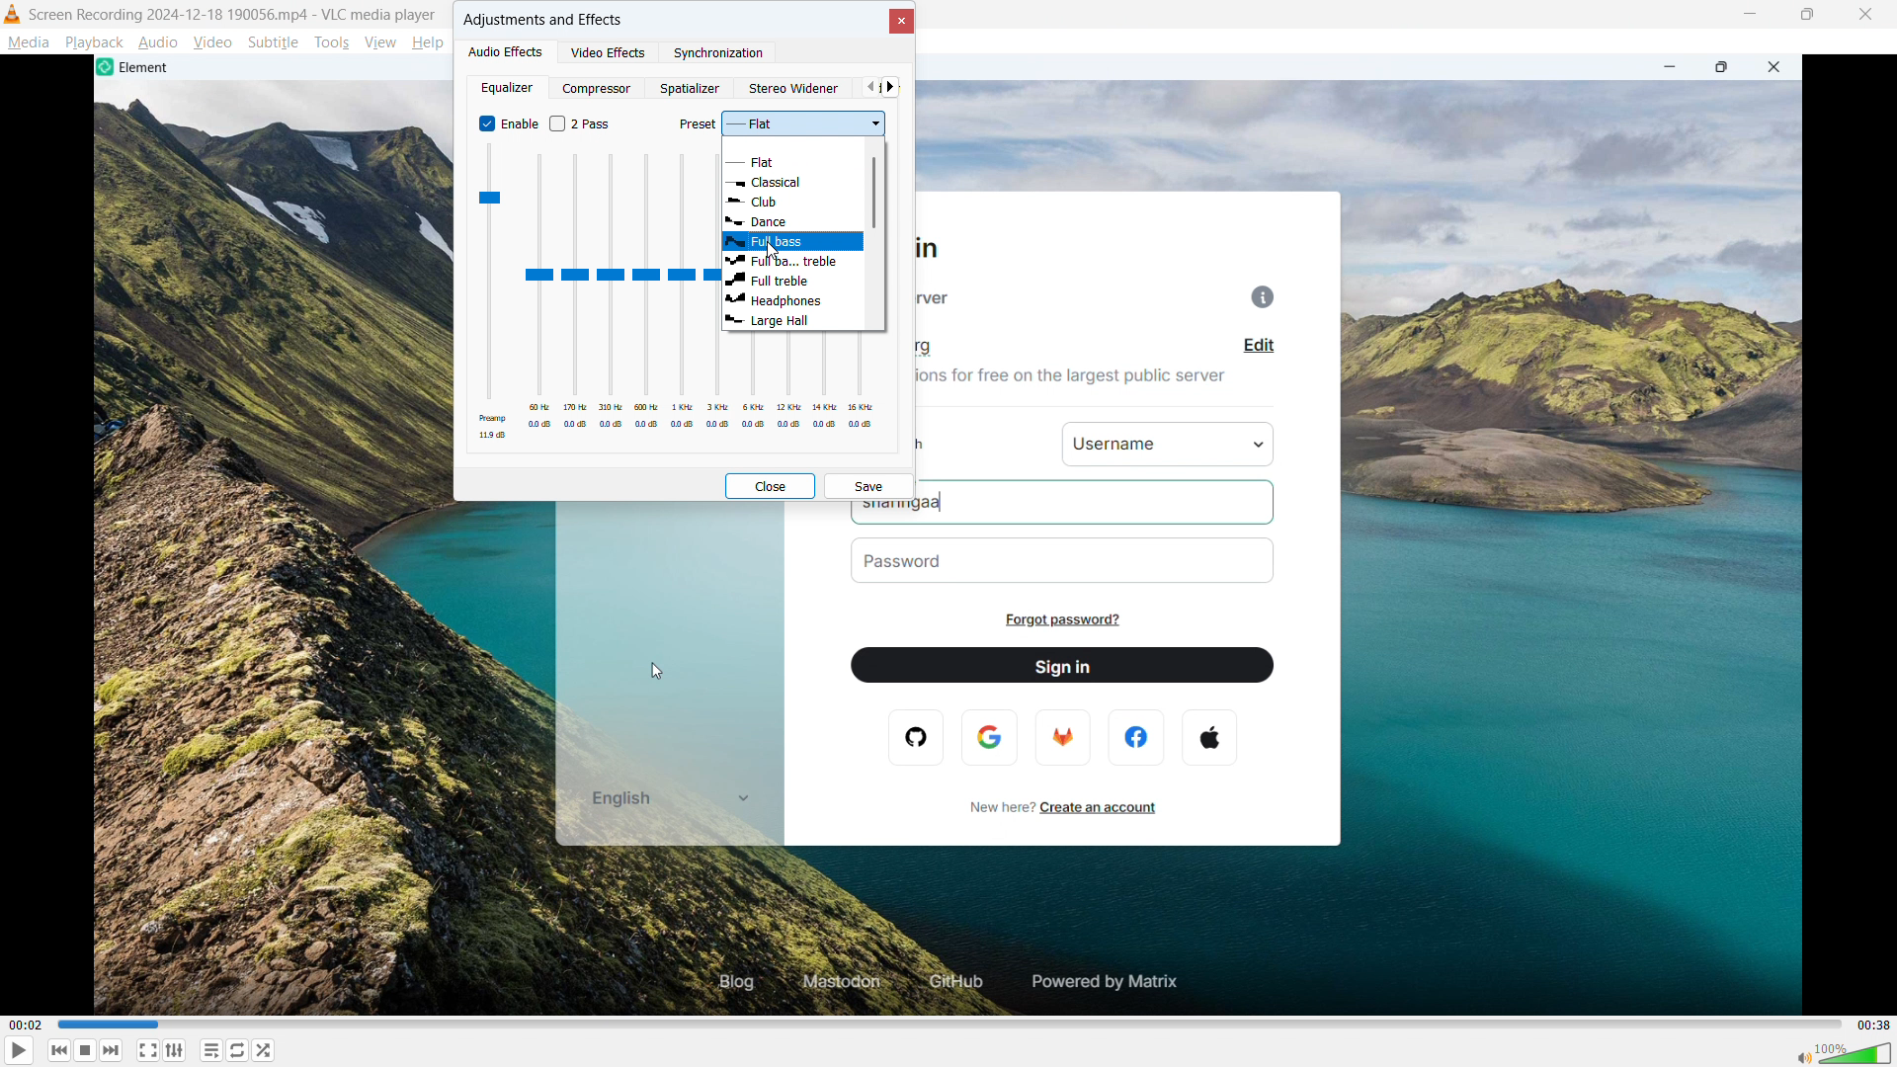 The width and height of the screenshot is (1897, 1067). I want to click on Adjustments and effects, so click(543, 20).